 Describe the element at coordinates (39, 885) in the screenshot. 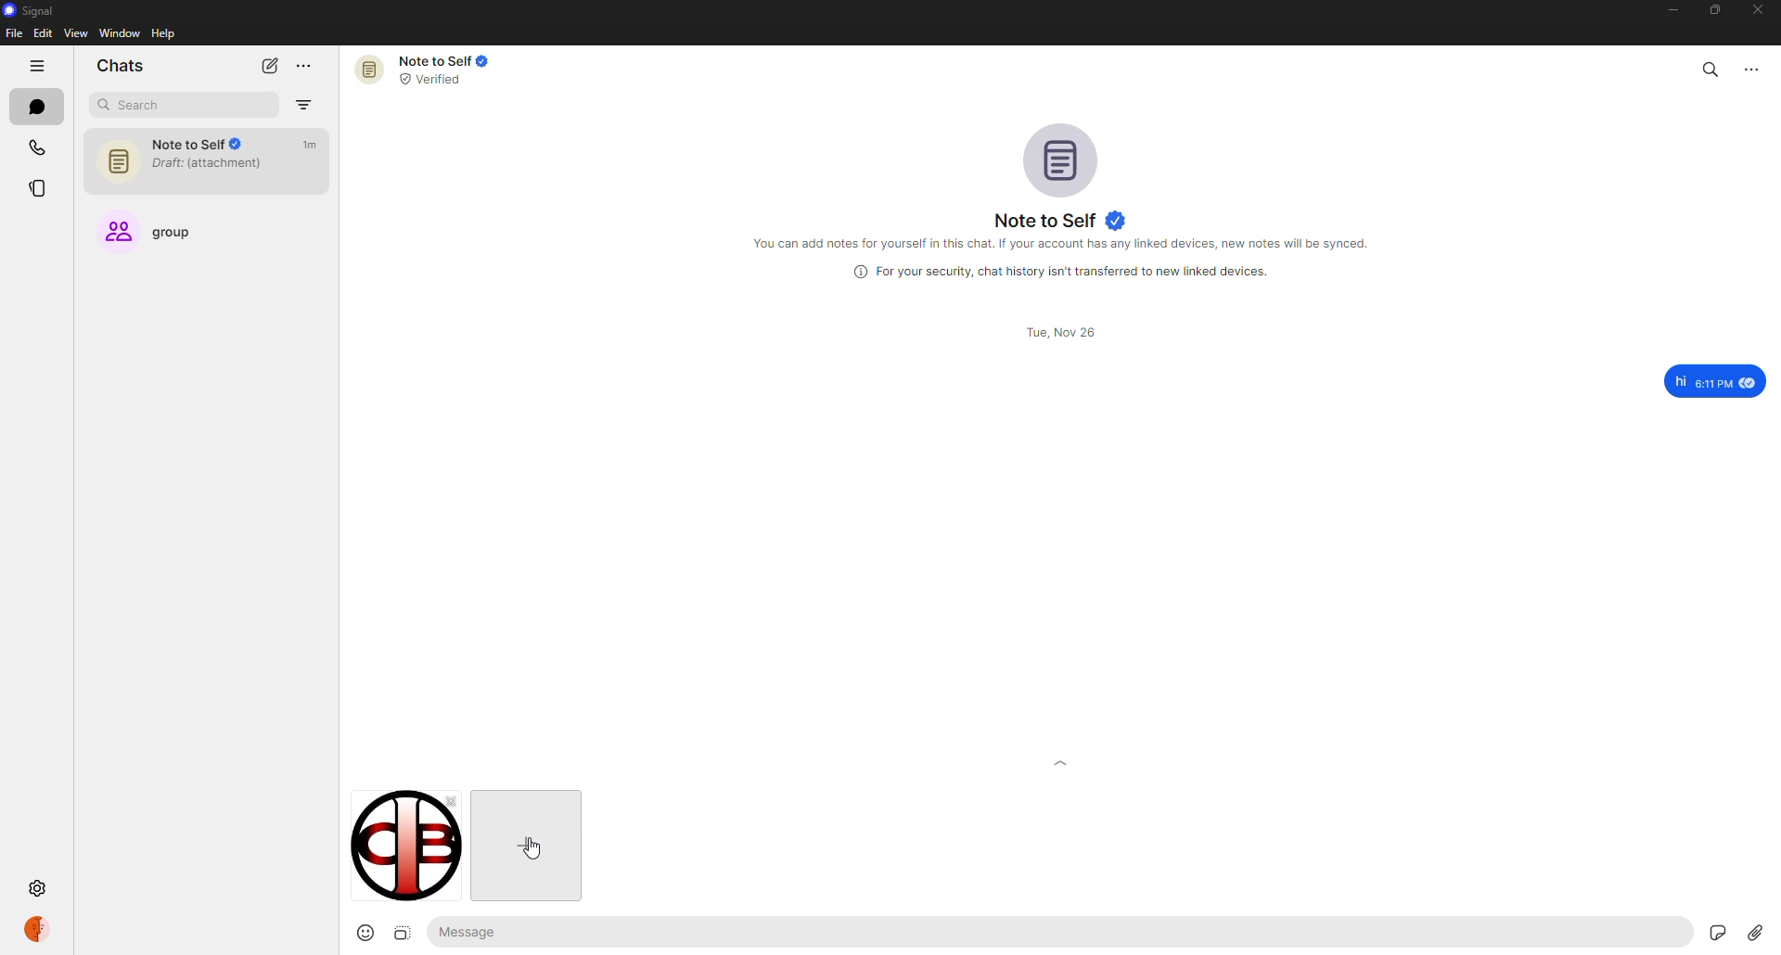

I see `settings` at that location.